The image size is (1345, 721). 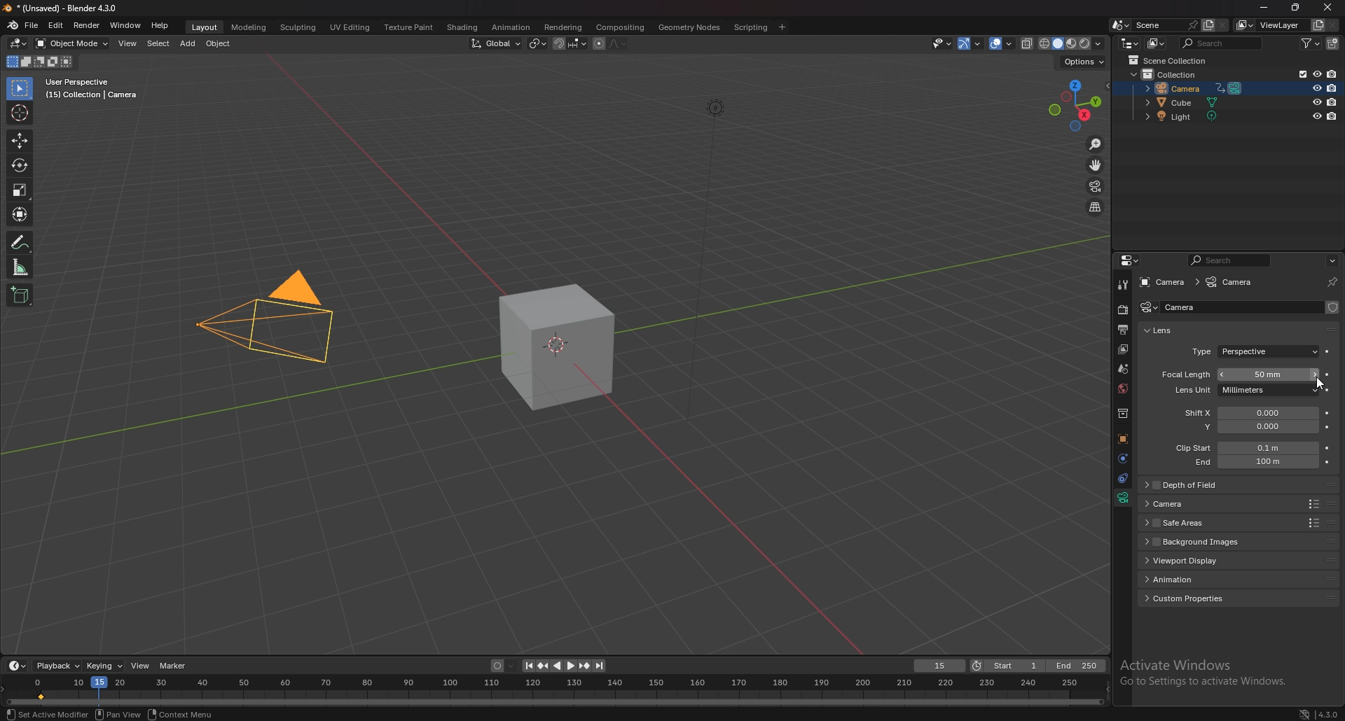 I want to click on transform orientation, so click(x=495, y=43).